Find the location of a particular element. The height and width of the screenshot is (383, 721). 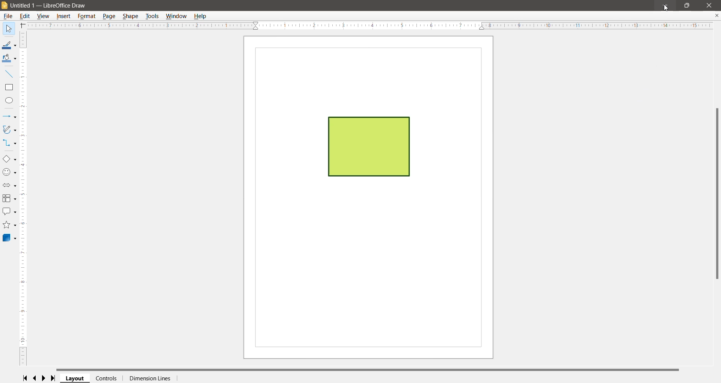

Flowchart is located at coordinates (9, 199).